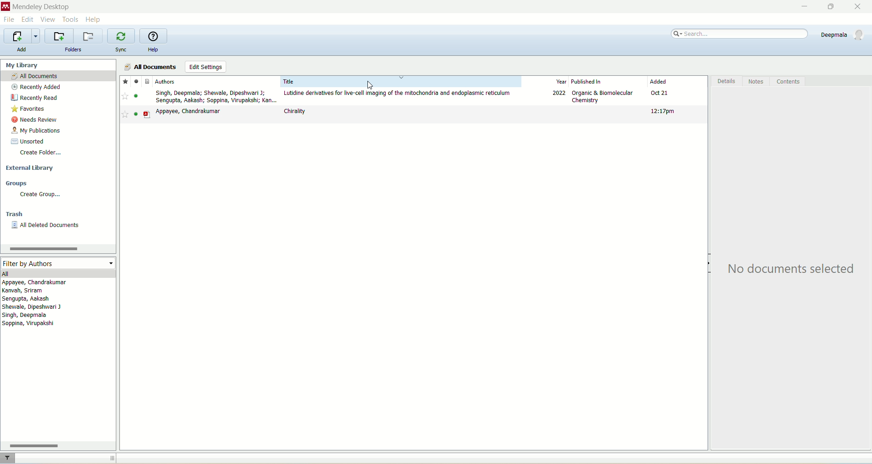 Image resolution: width=872 pixels, height=464 pixels. I want to click on document1, so click(413, 98).